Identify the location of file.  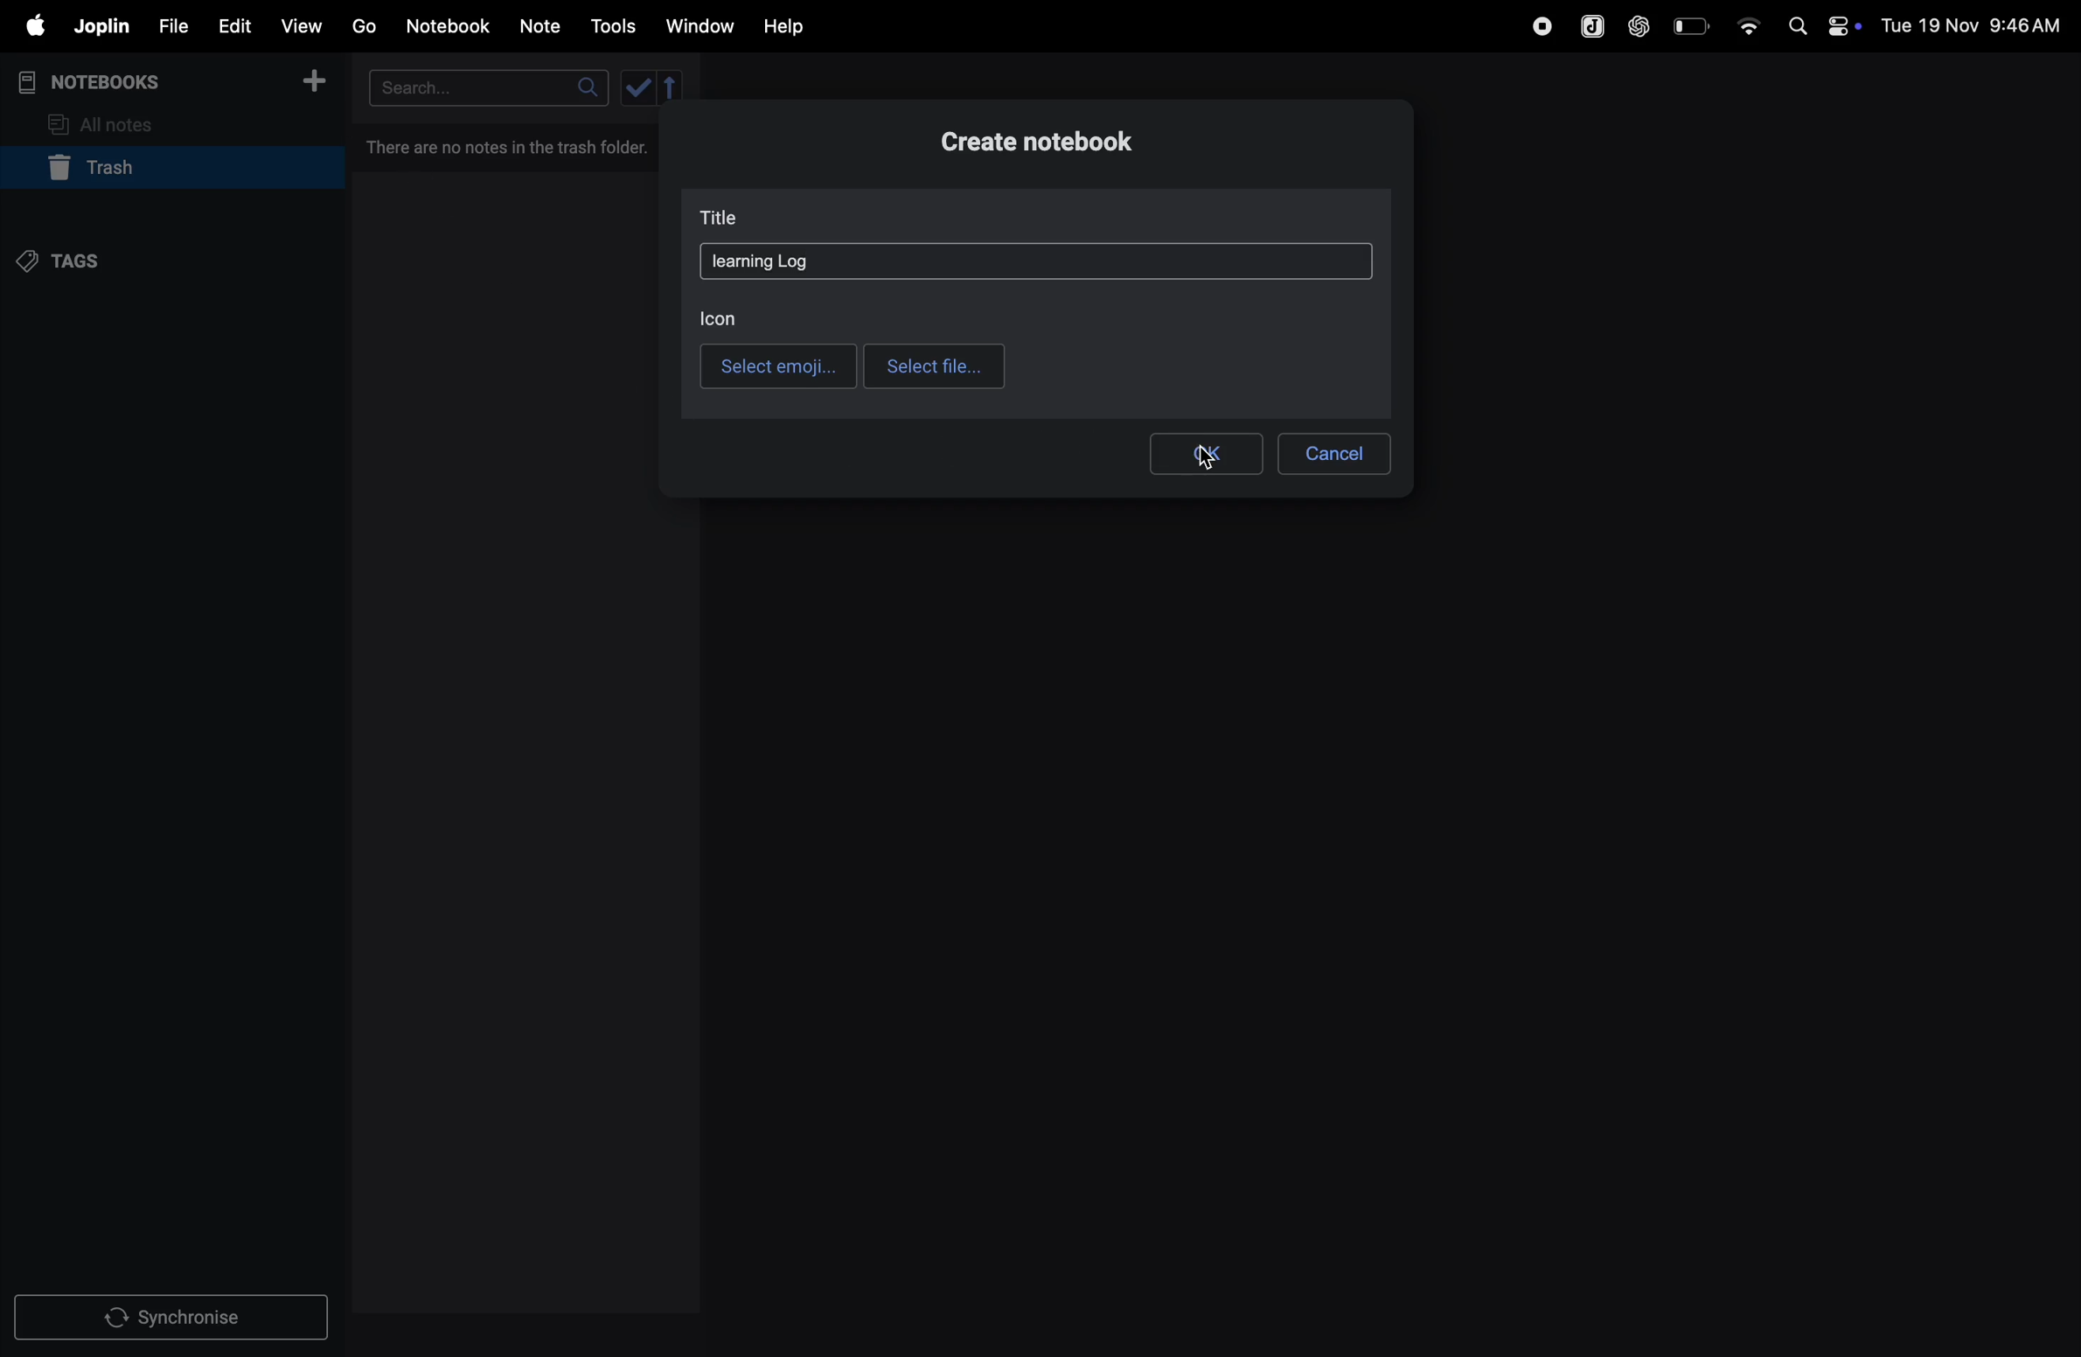
(170, 27).